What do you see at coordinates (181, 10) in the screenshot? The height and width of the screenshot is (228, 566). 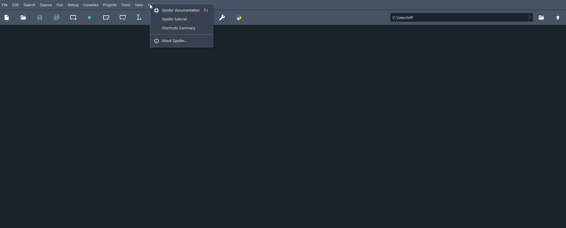 I see `Spyder documentation` at bounding box center [181, 10].